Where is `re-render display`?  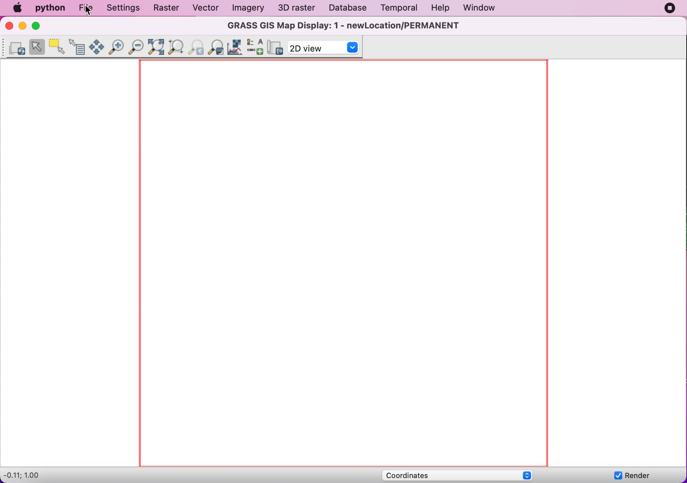 re-render display is located at coordinates (17, 47).